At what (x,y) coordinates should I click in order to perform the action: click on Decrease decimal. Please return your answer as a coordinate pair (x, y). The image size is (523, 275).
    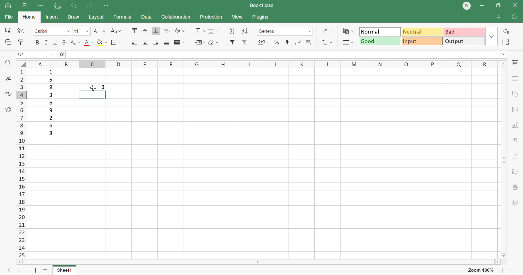
    Looking at the image, I should click on (298, 41).